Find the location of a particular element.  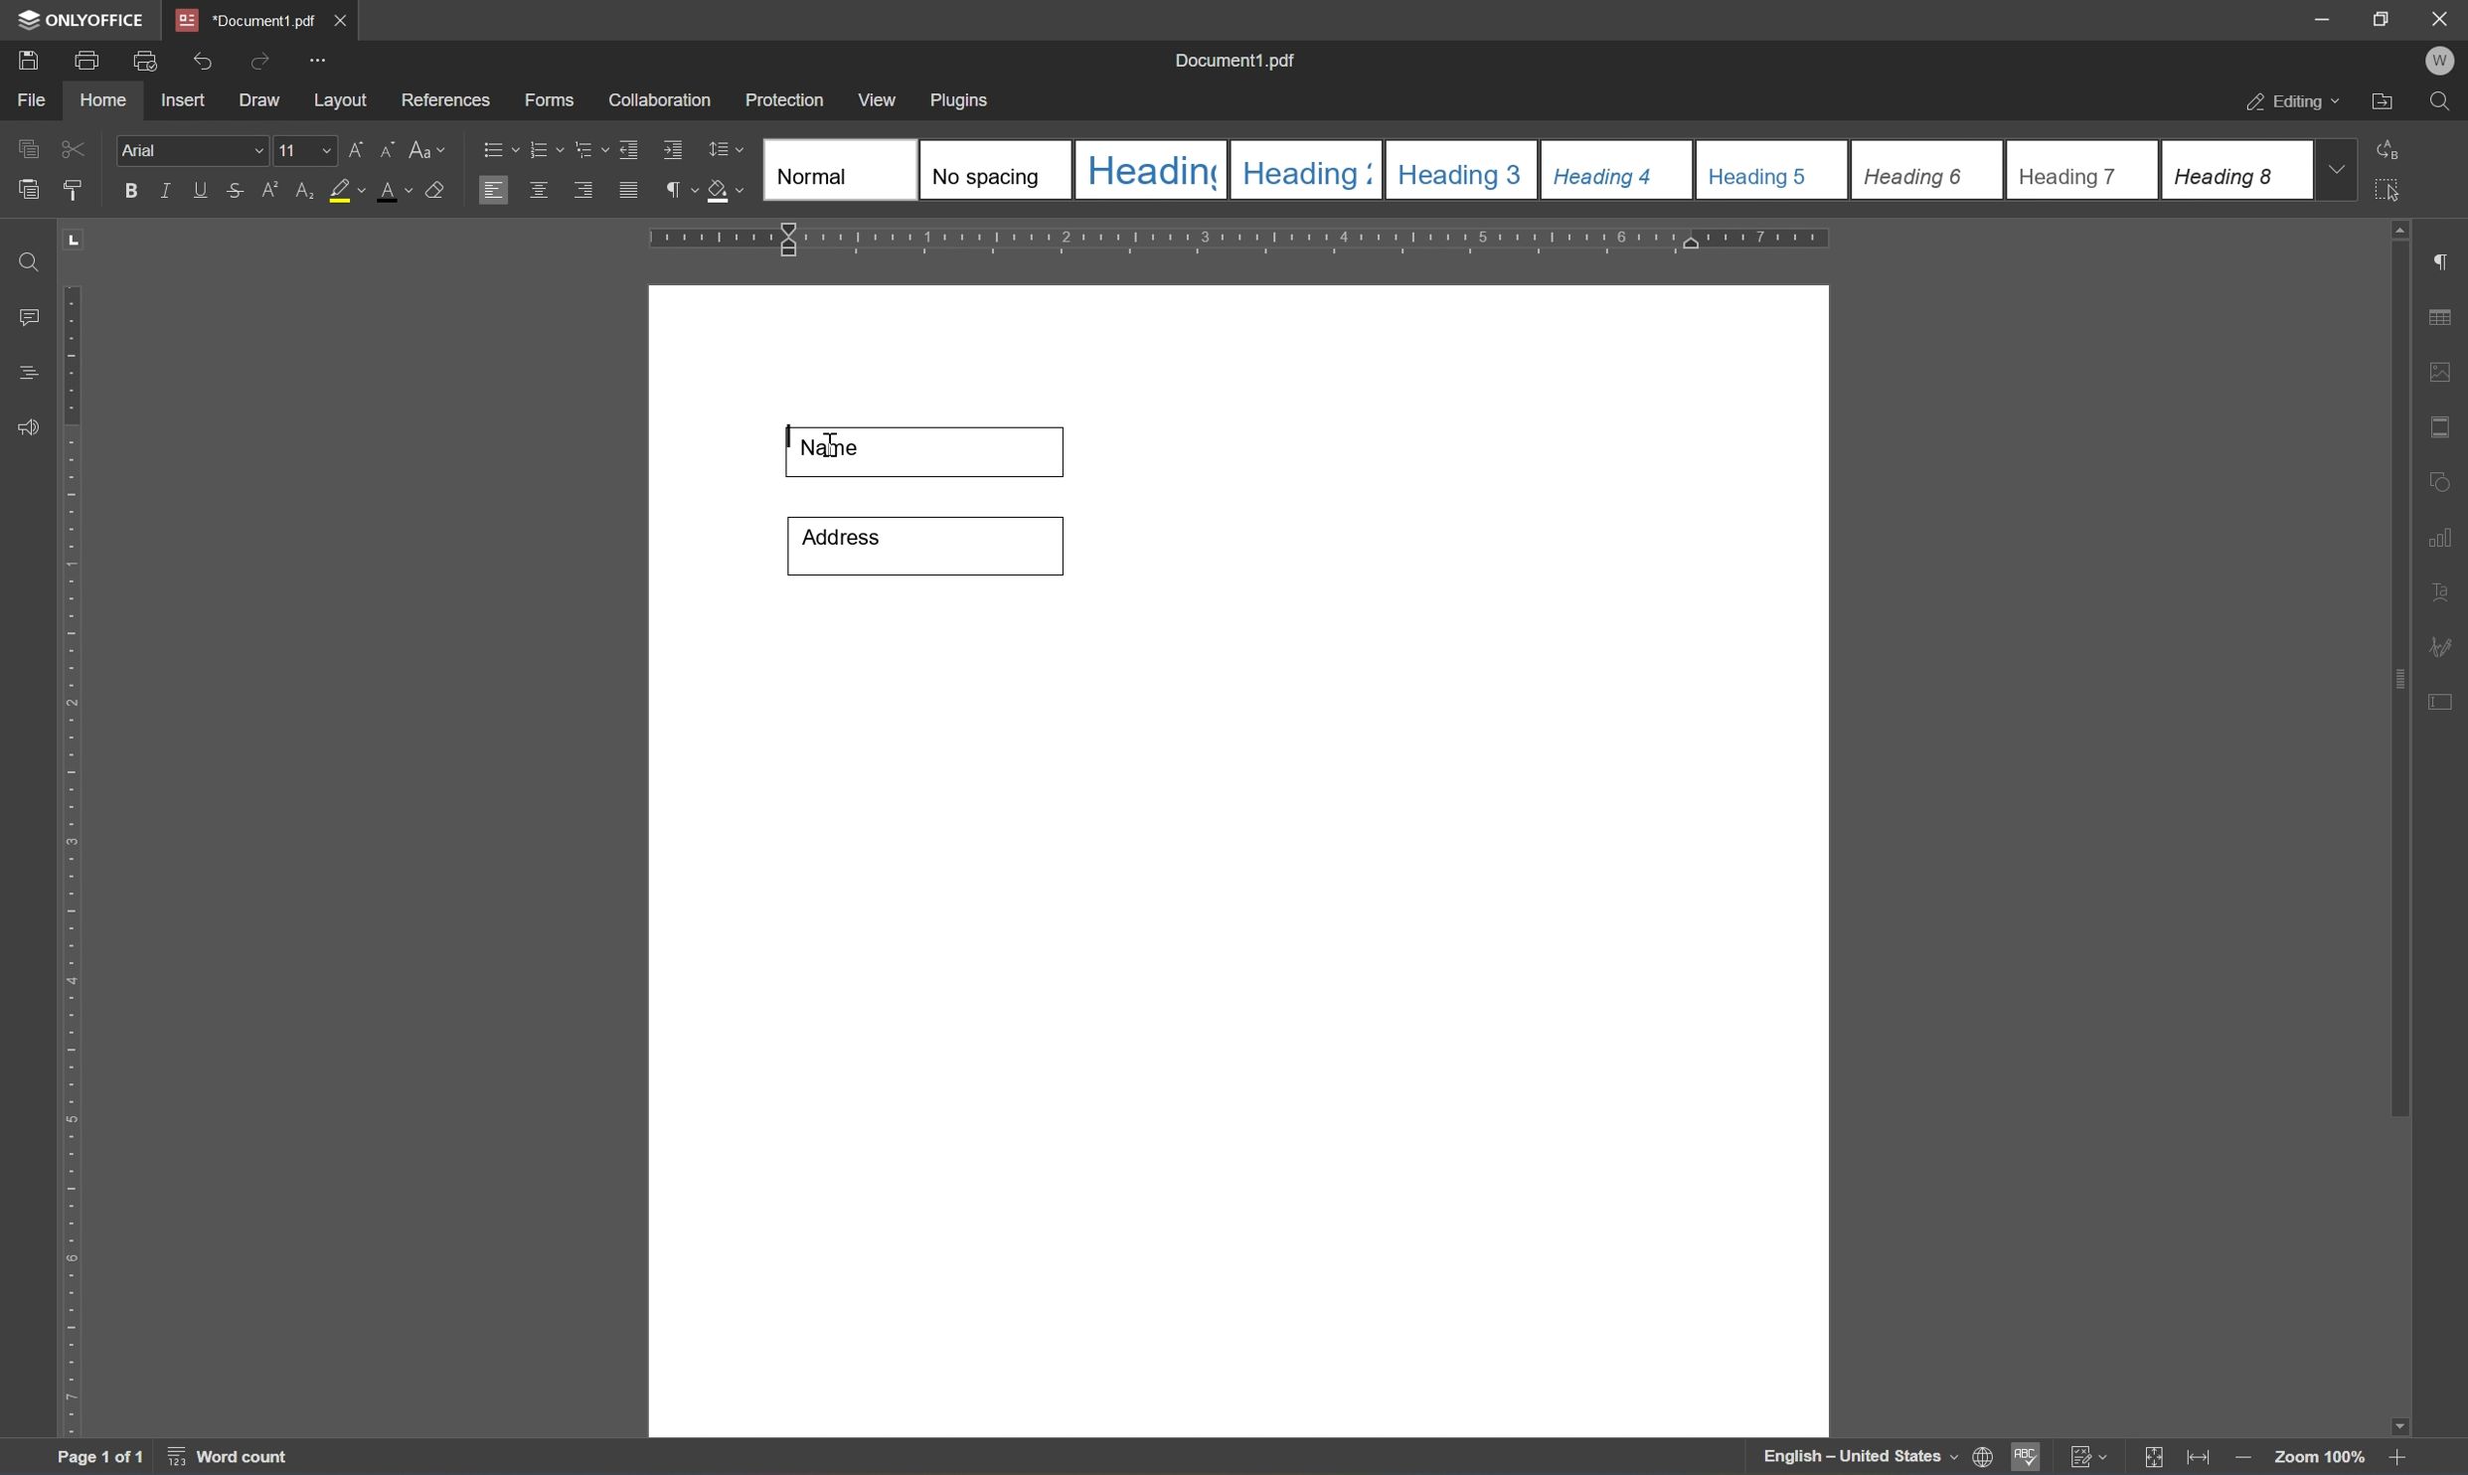

restore down is located at coordinates (2381, 19).